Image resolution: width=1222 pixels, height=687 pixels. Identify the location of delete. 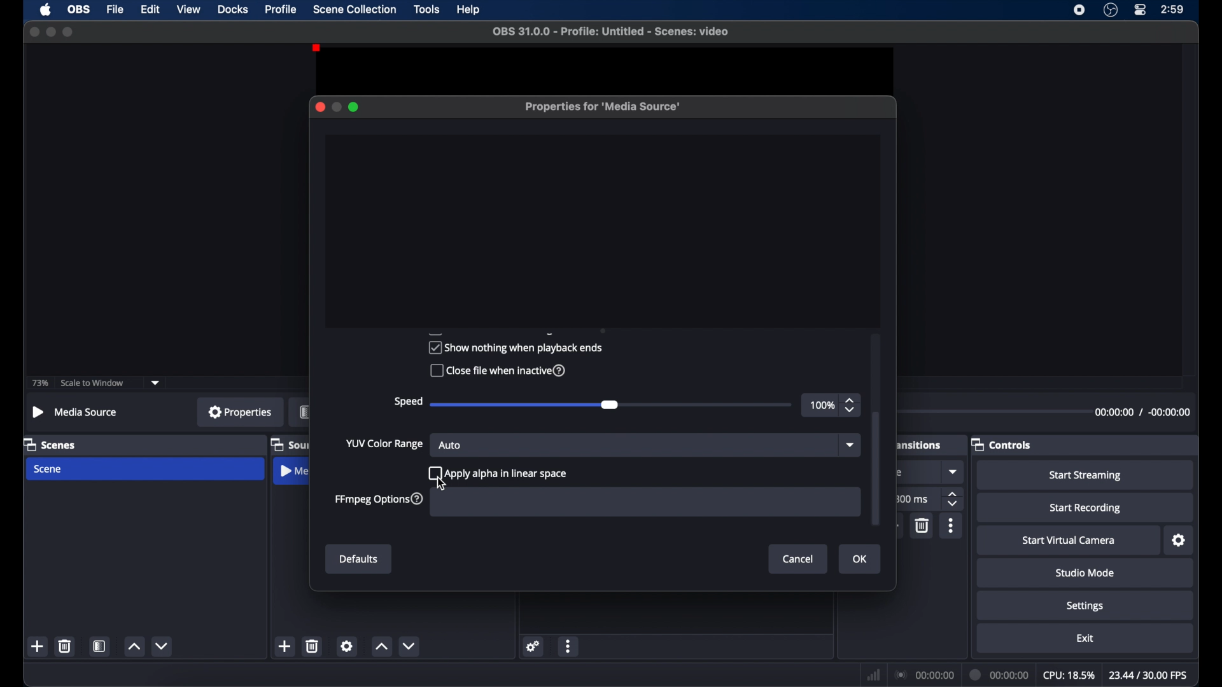
(313, 646).